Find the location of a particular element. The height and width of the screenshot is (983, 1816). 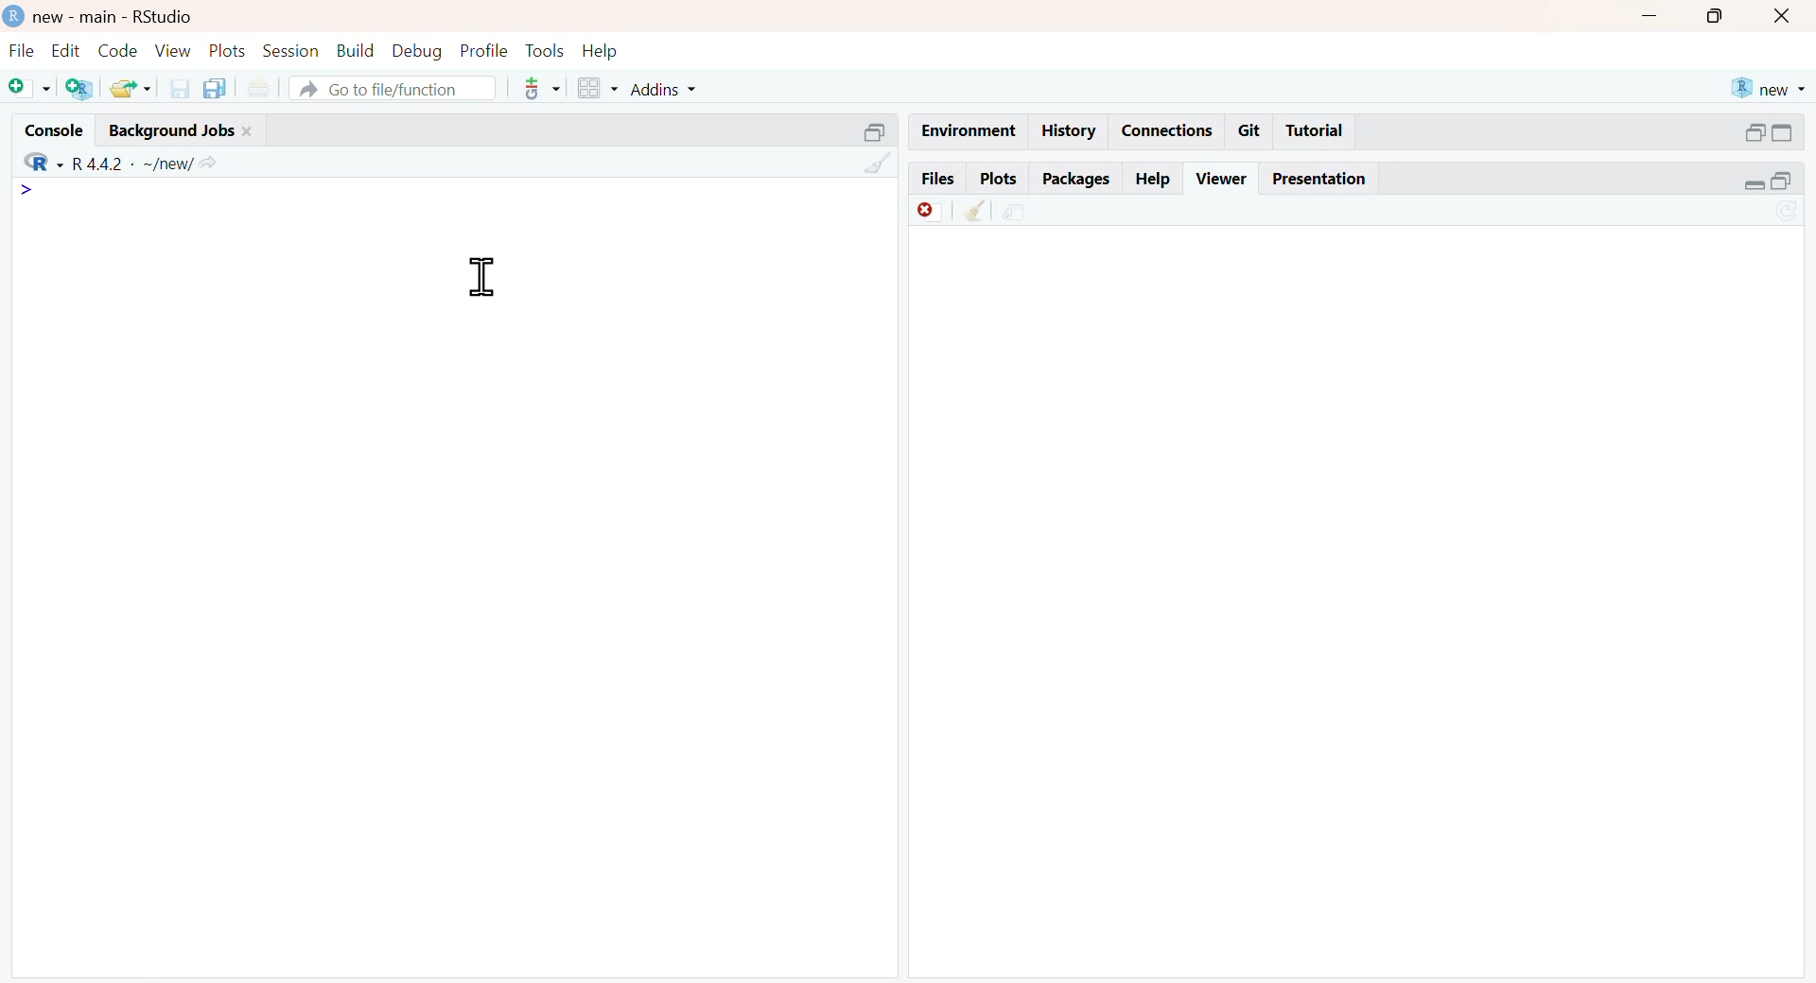

maximize is located at coordinates (1716, 17).